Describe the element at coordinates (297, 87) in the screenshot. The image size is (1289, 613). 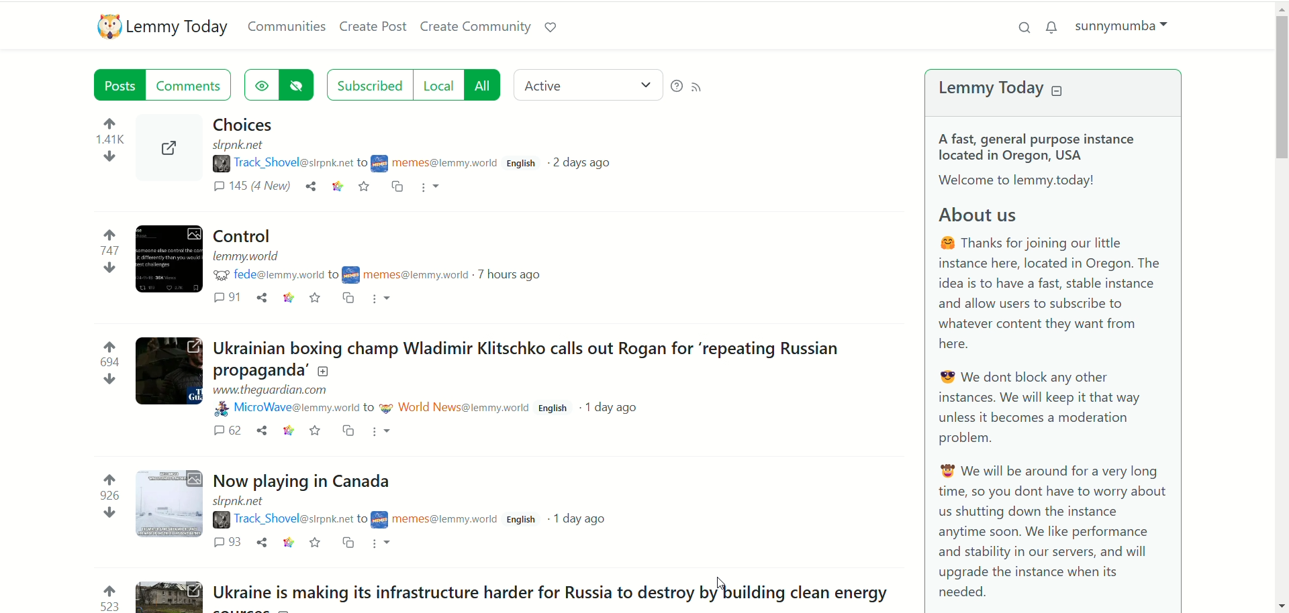
I see `hide posts` at that location.